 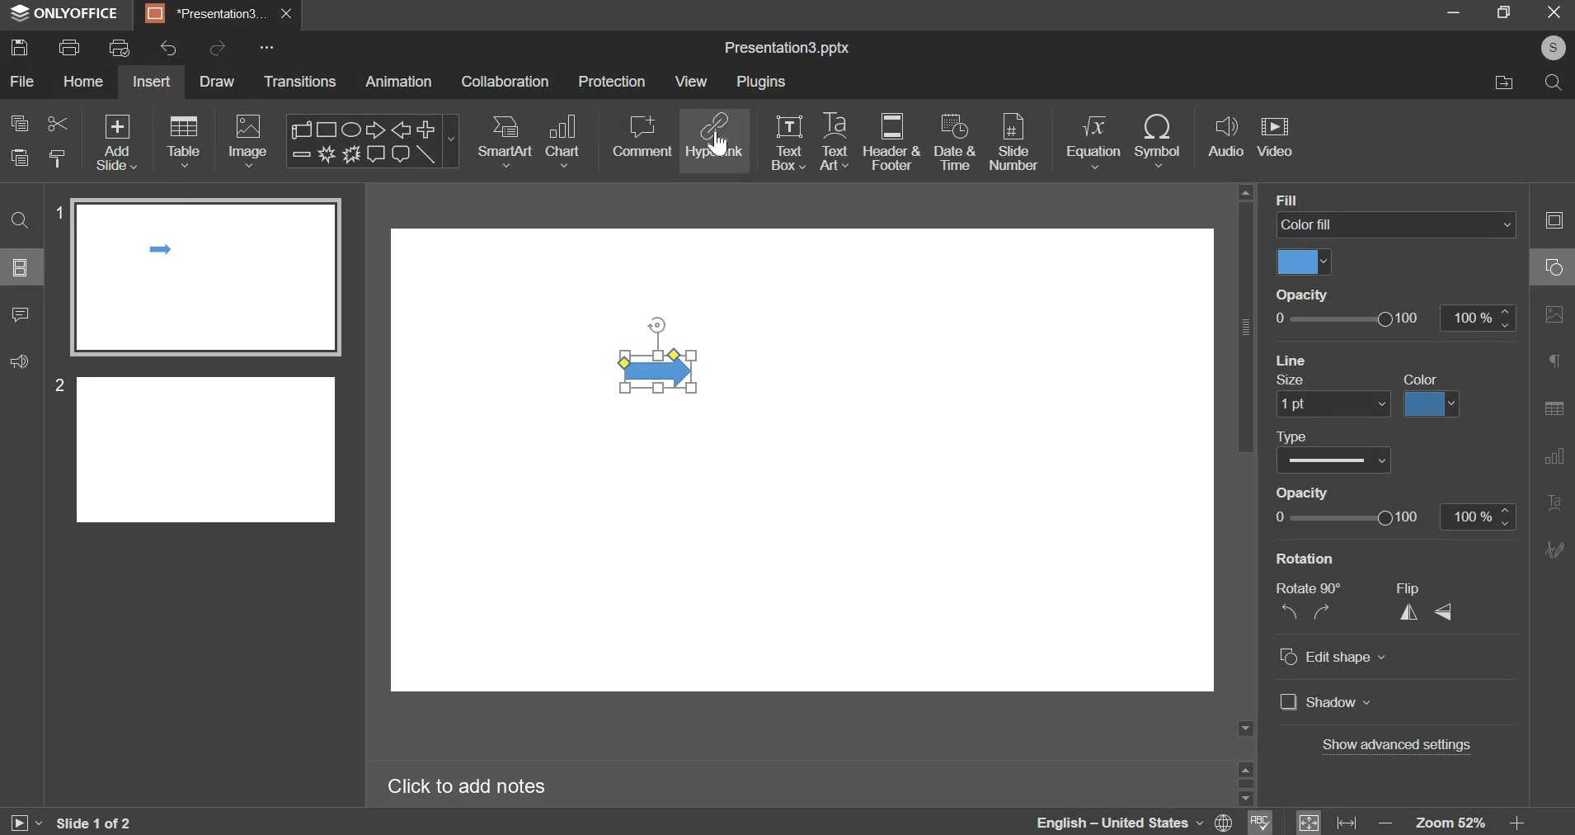 What do you see at coordinates (1326, 701) in the screenshot?
I see `shadow` at bounding box center [1326, 701].